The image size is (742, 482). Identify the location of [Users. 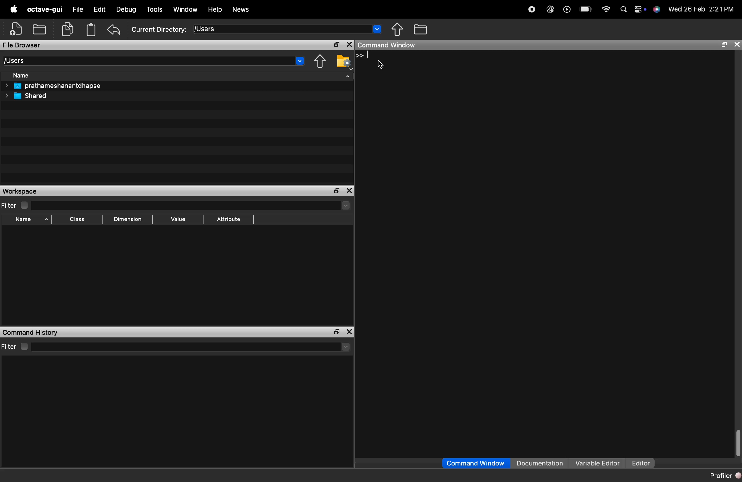
(15, 61).